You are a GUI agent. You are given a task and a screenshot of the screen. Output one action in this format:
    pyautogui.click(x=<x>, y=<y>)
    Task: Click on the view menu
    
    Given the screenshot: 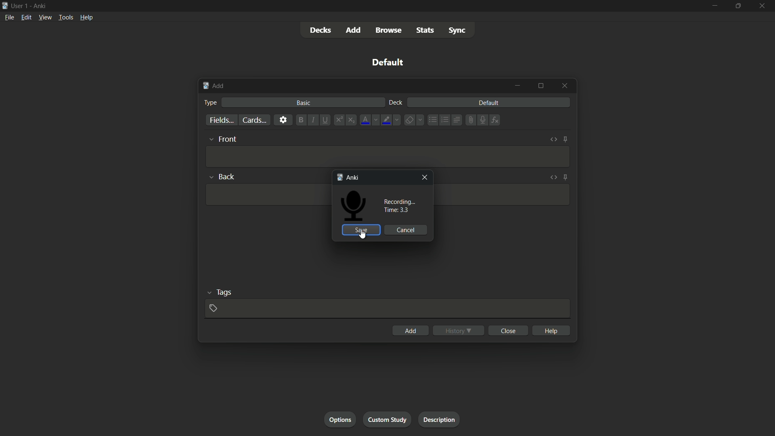 What is the action you would take?
    pyautogui.click(x=45, y=17)
    